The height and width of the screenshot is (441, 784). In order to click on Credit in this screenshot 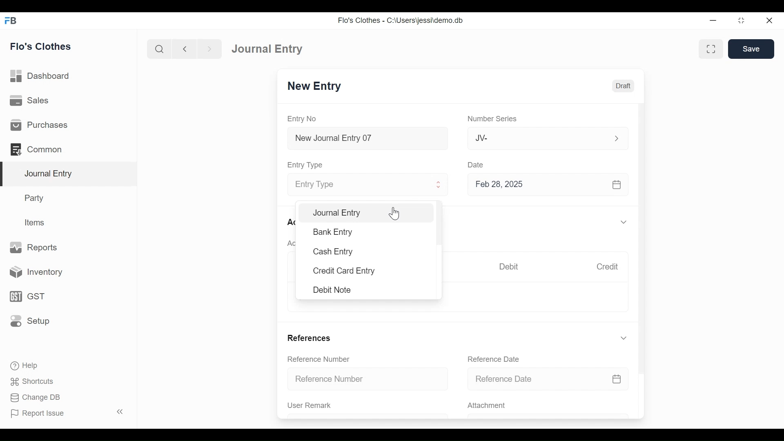, I will do `click(608, 267)`.